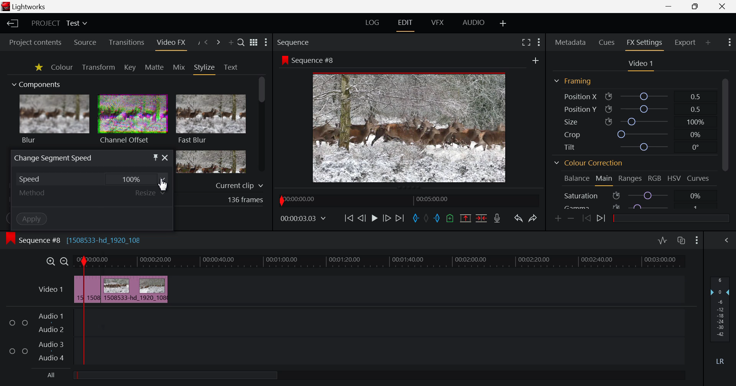 This screenshot has width=736, height=386. I want to click on All, so click(166, 376).